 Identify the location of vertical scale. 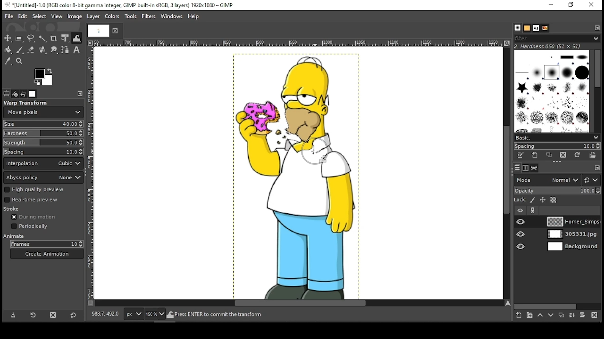
(90, 173).